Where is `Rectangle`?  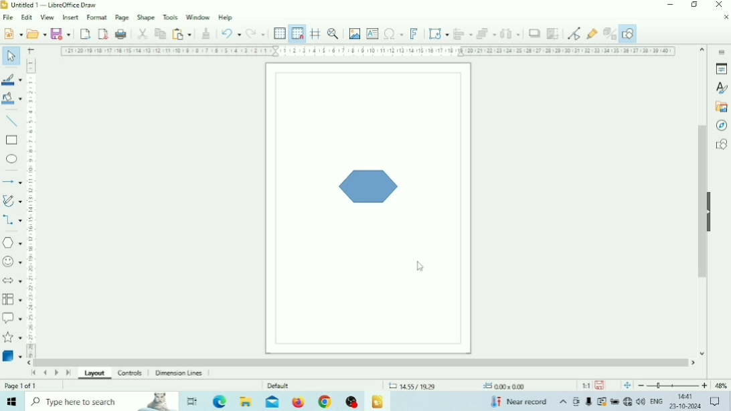
Rectangle is located at coordinates (11, 141).